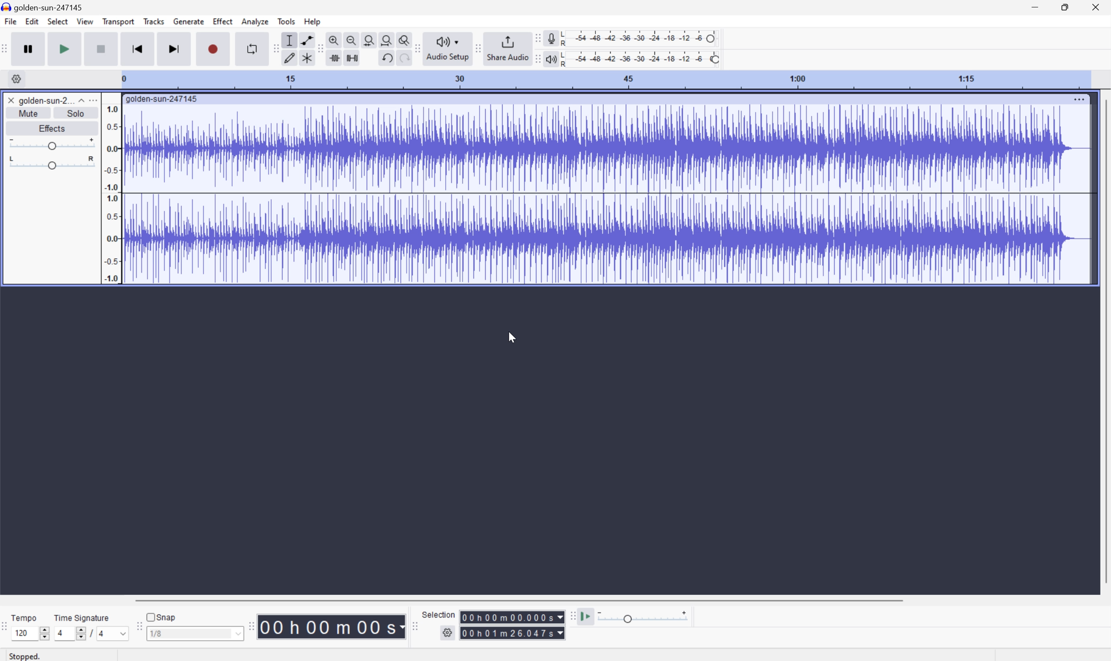  What do you see at coordinates (1035, 7) in the screenshot?
I see `Minimize` at bounding box center [1035, 7].